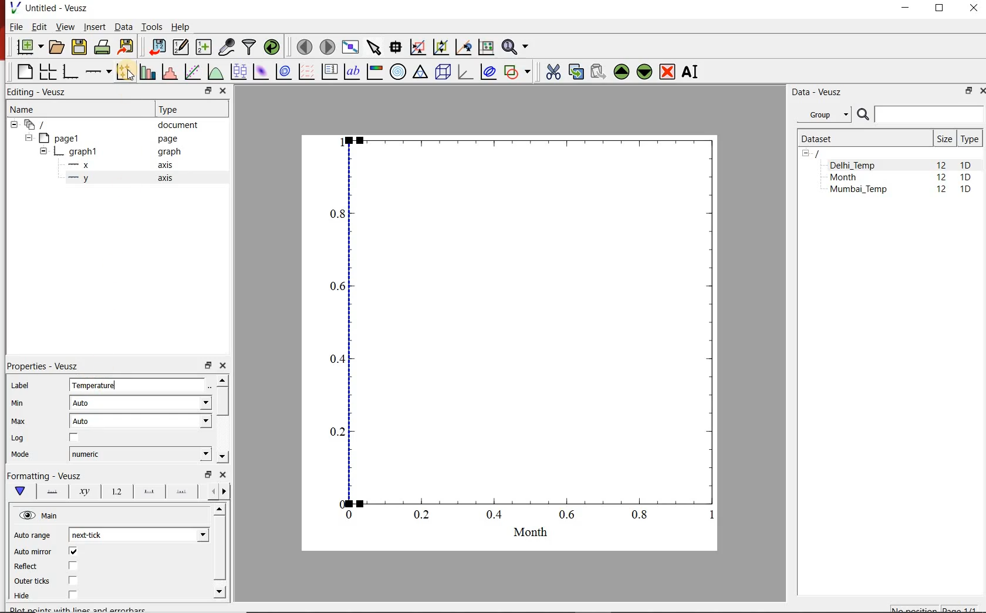 The image size is (986, 613). Describe the element at coordinates (858, 190) in the screenshot. I see `Mumbai_Temp` at that location.